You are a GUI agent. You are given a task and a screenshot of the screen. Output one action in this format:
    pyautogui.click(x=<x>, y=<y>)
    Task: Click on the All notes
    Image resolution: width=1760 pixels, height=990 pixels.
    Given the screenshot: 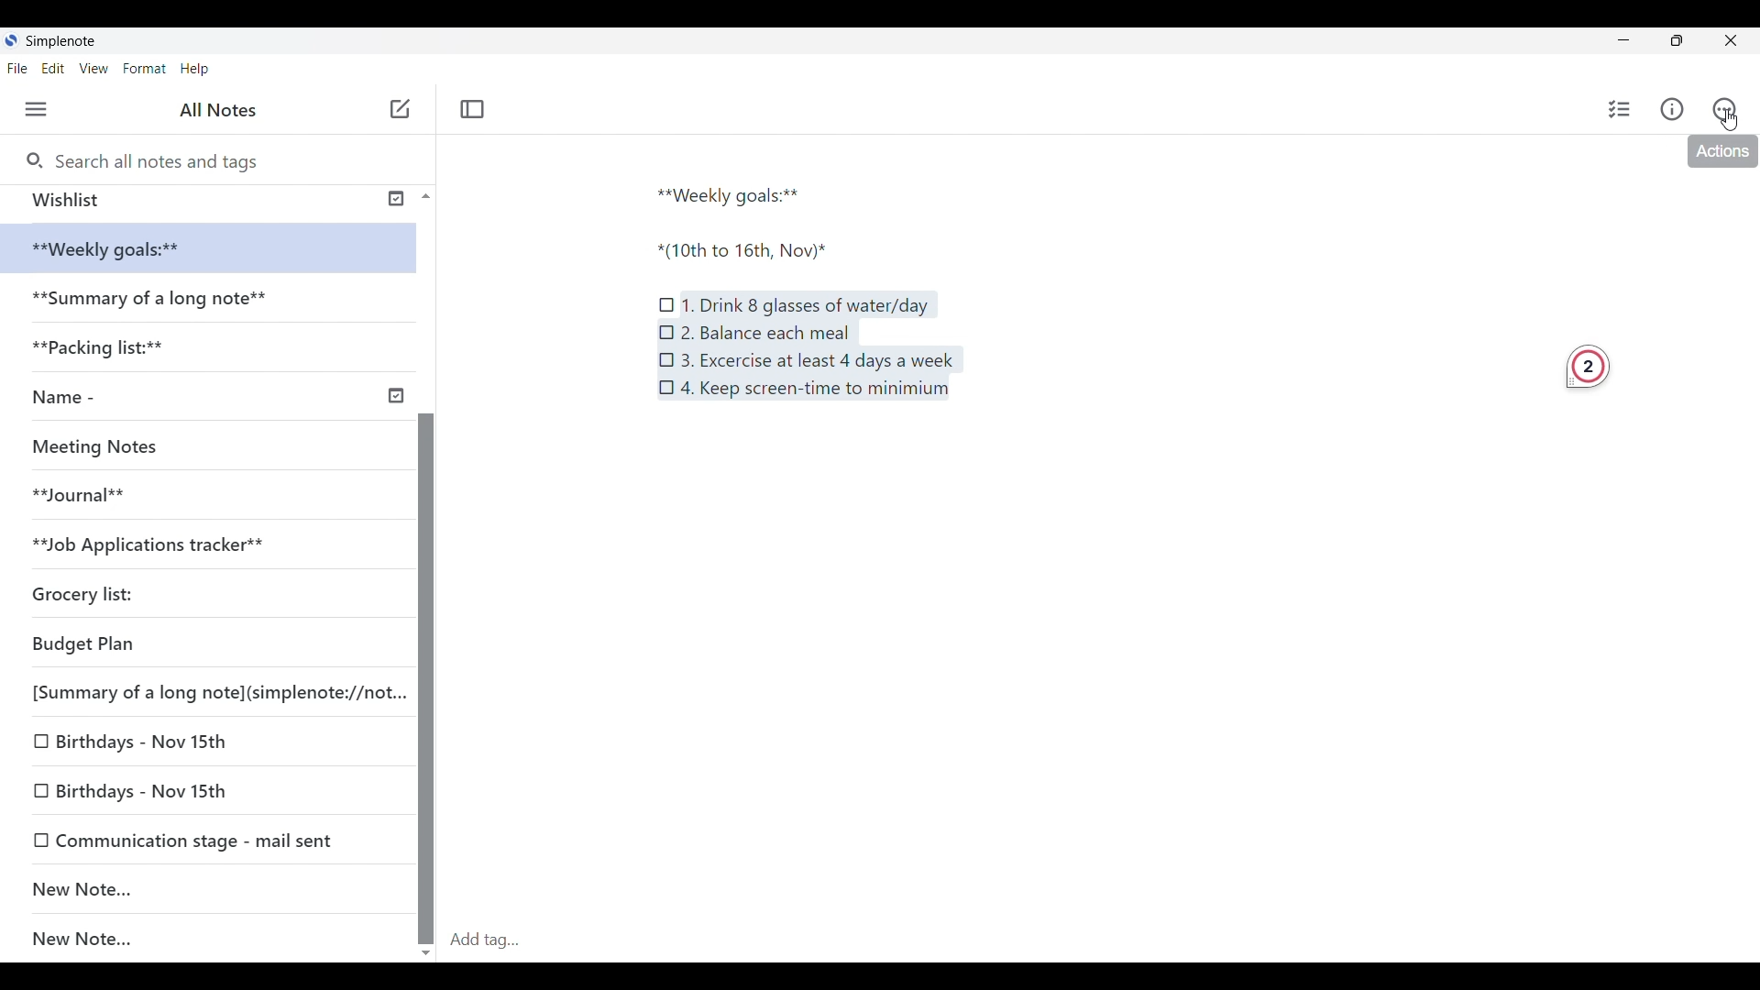 What is the action you would take?
    pyautogui.click(x=223, y=110)
    